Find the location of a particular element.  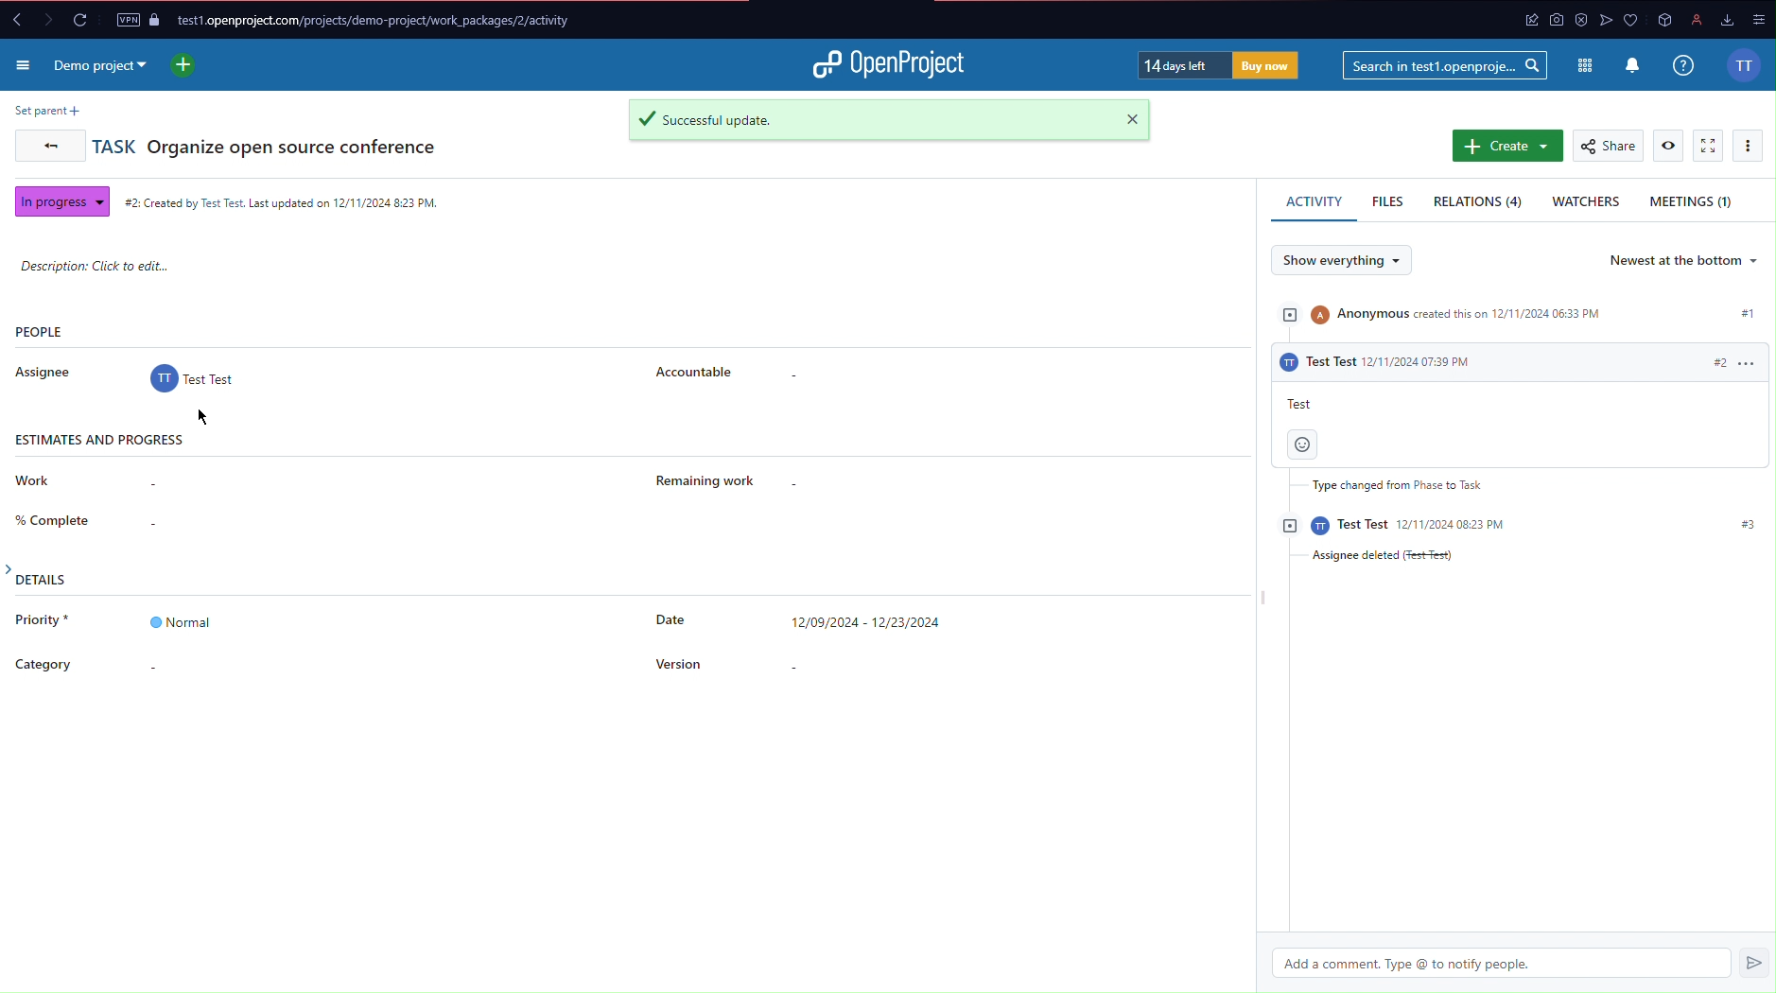

activity is located at coordinates (1397, 524).